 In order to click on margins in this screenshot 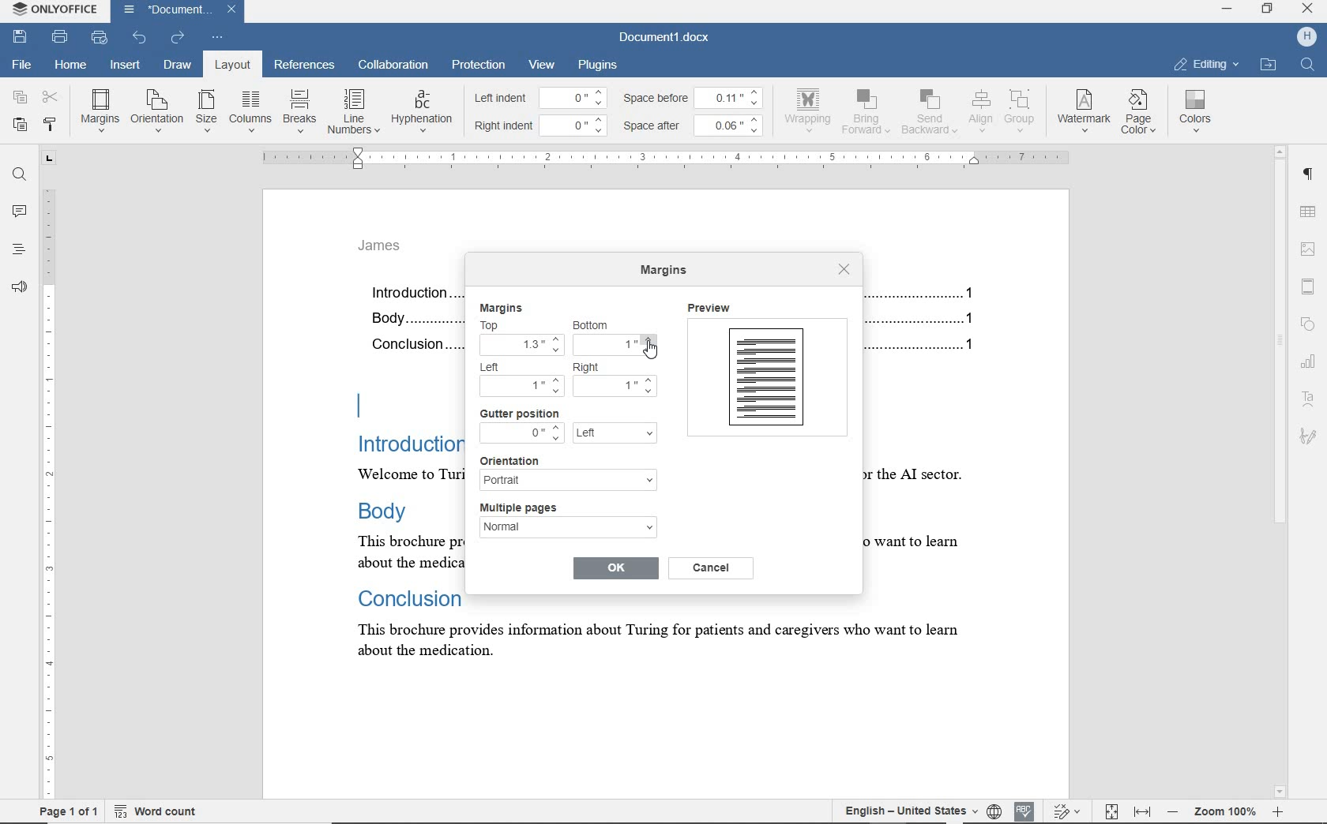, I will do `click(667, 272)`.